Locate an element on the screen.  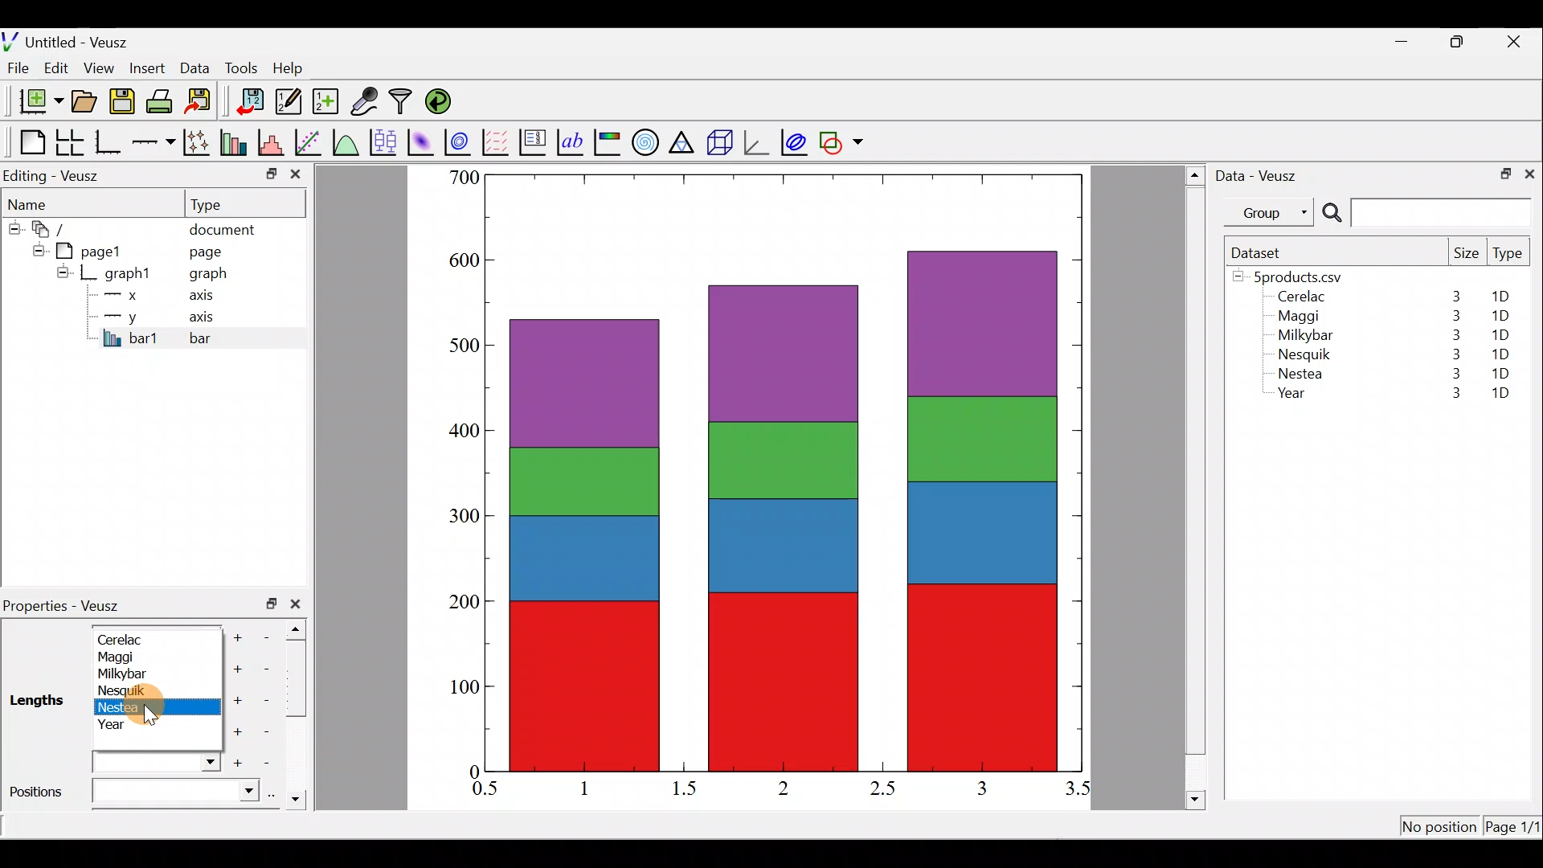
Image color bar is located at coordinates (608, 141).